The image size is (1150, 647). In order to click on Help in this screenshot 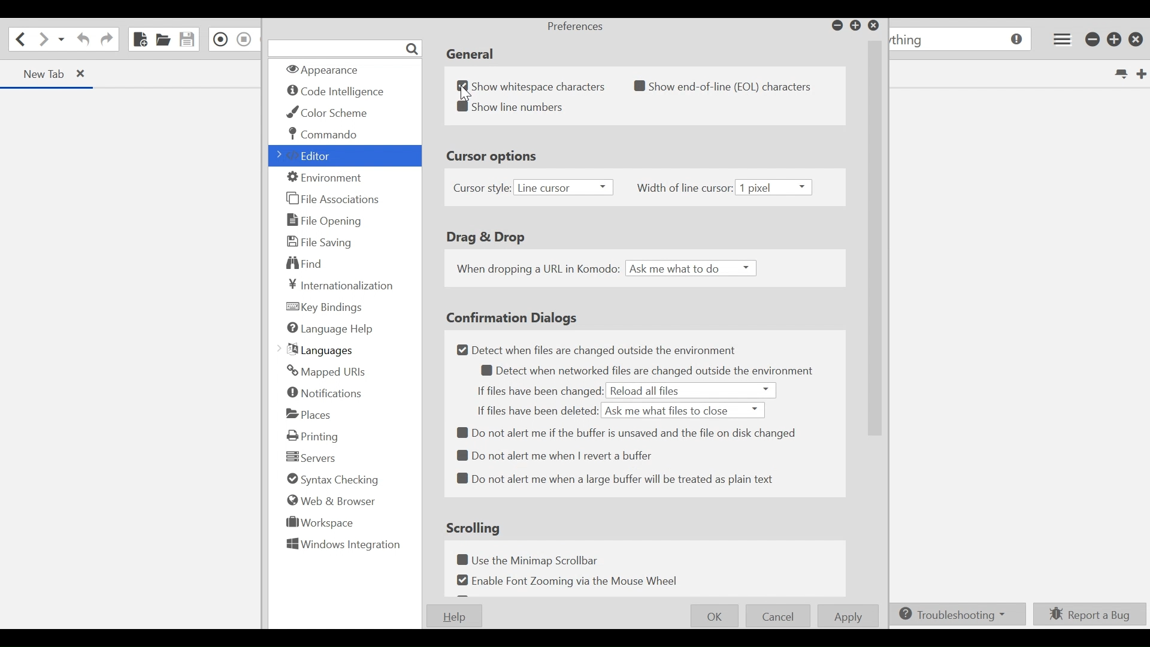, I will do `click(452, 616)`.